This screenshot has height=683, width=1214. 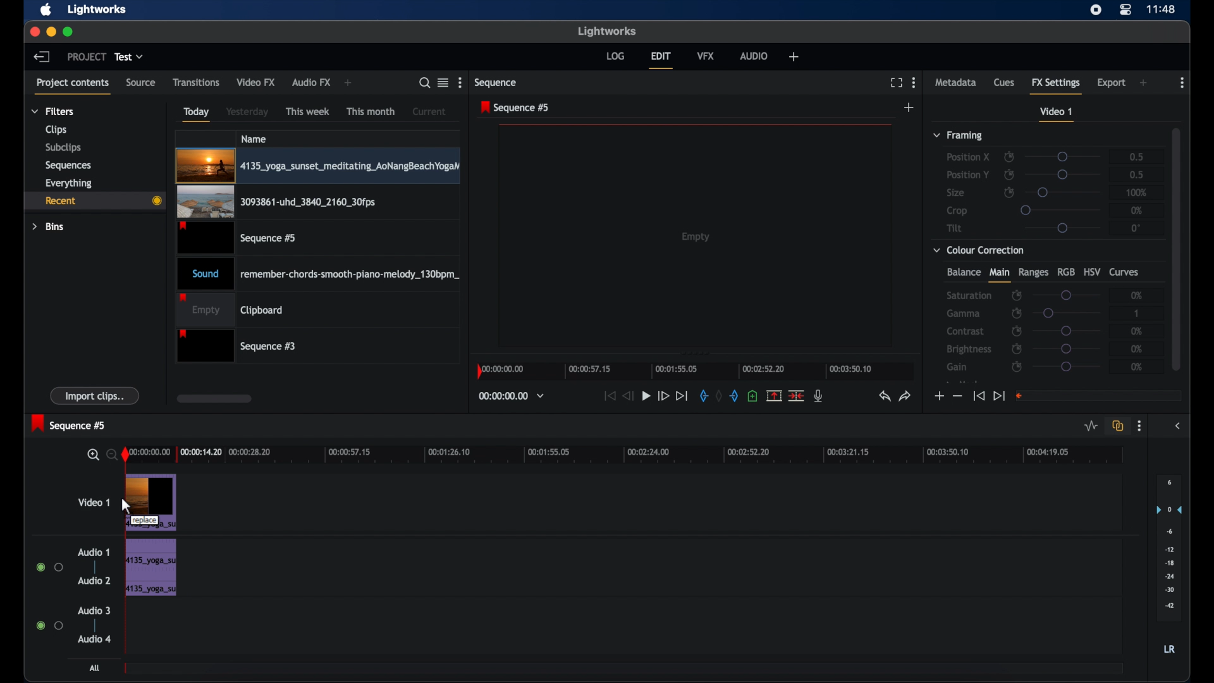 I want to click on source, so click(x=141, y=83).